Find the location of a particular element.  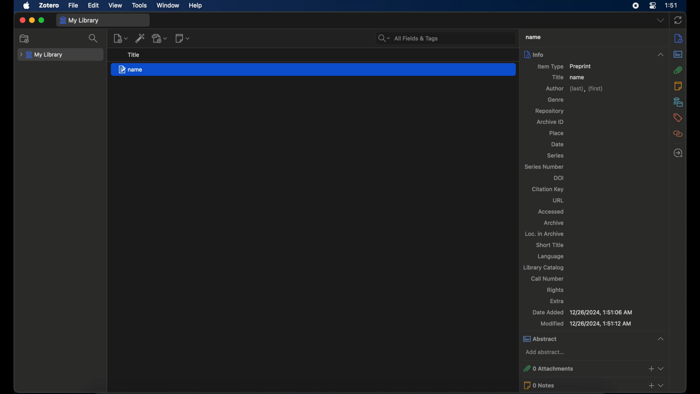

repository is located at coordinates (551, 111).